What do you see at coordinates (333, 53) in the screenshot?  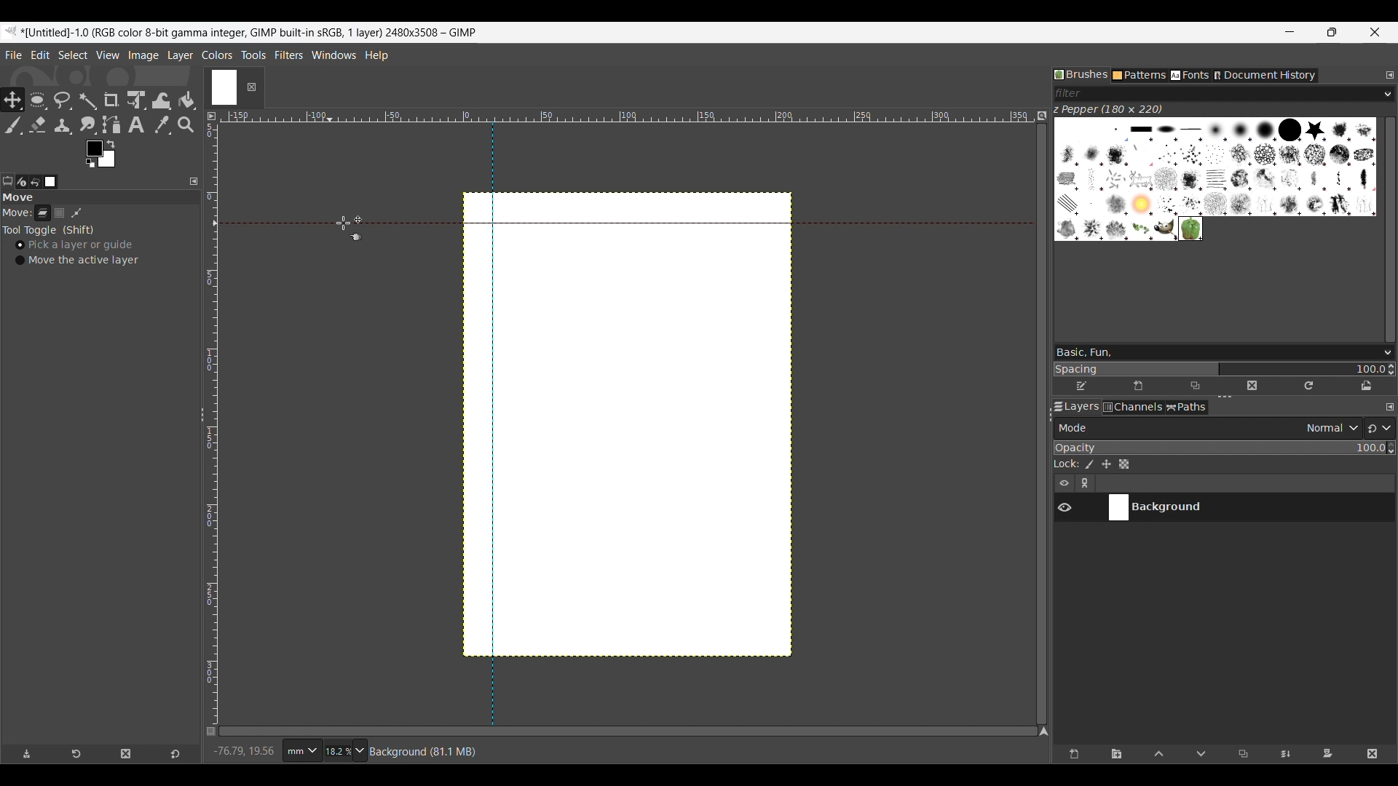 I see `Windows menu` at bounding box center [333, 53].